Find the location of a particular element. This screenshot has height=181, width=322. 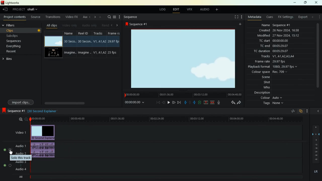

time is located at coordinates (134, 103).